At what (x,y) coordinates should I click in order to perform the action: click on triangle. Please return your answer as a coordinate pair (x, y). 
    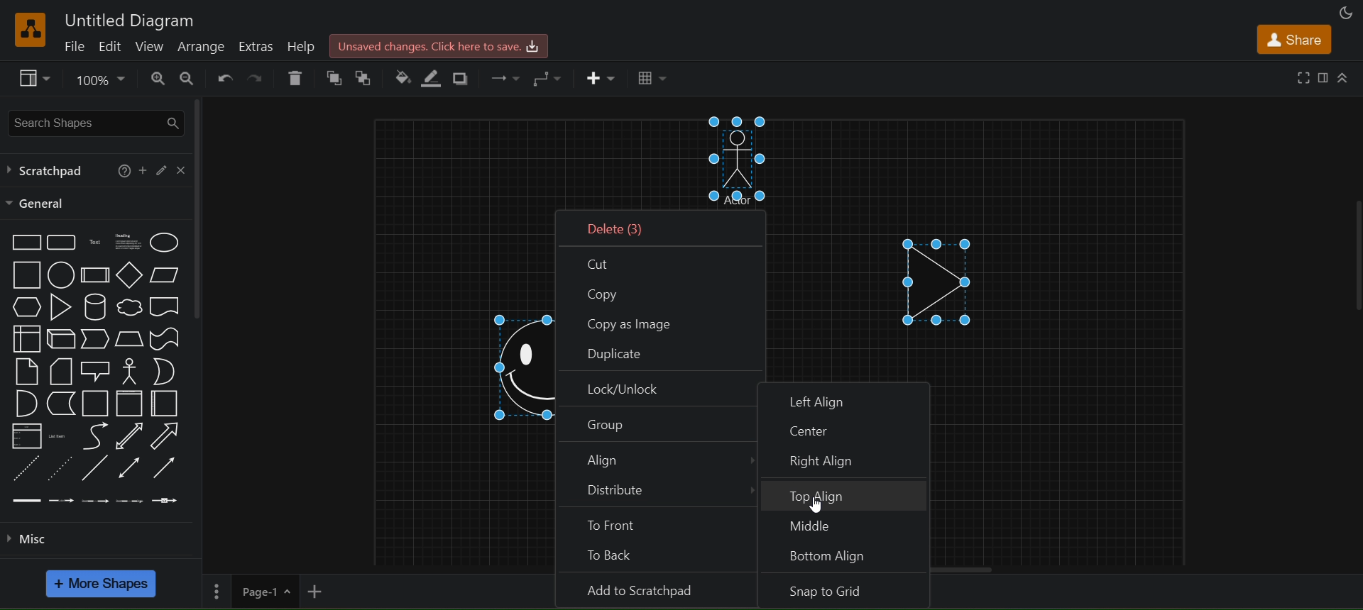
    Looking at the image, I should click on (59, 306).